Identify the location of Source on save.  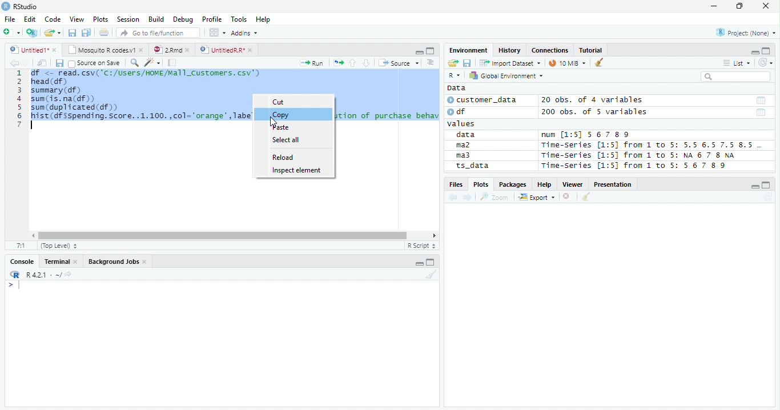
(95, 63).